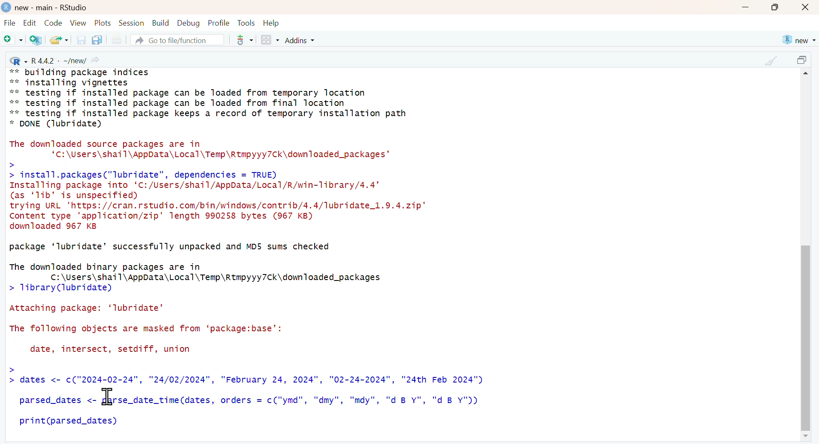  Describe the element at coordinates (220, 231) in the screenshot. I see `> install.packages("lubridate"”, dependencies = TRUE)

Installing package into ‘C:/Users/shail/AppData/Local/R/win-Tibrary/4.4’

(as ‘1ib’ is unspecified)

trying URL 'https://cran.rstudio.com/bin/windows/contrib/4.4/lubridate_1.9.4.zip"’

Content type 'application/zip' length 990258 bytes (967 KB)

downloaded 967 KB

package ‘Tubridate’ successfully unpacked and MD5 sums checked

The downloaded binary packages are in
C:\Users\shail\AppData\Local\Temp\Rtmpyyy7Ck\downloaded_packages

> Tibrary(lubridate)` at that location.